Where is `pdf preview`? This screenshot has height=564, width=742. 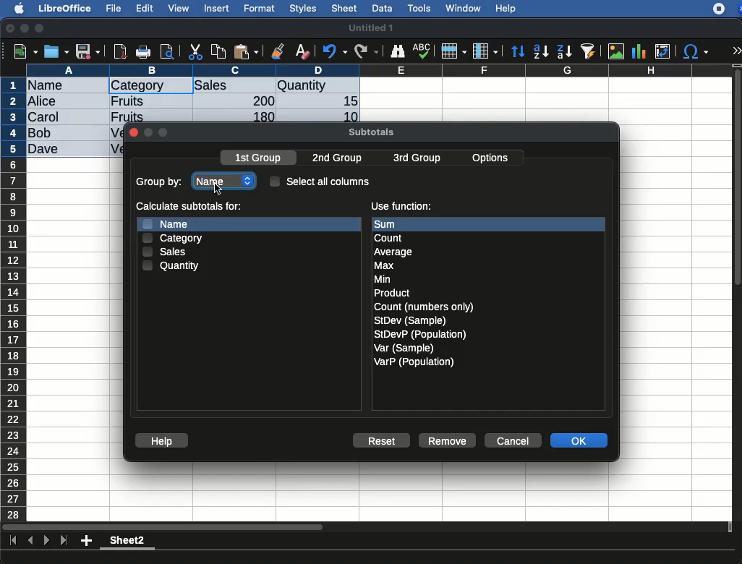 pdf preview is located at coordinates (121, 51).